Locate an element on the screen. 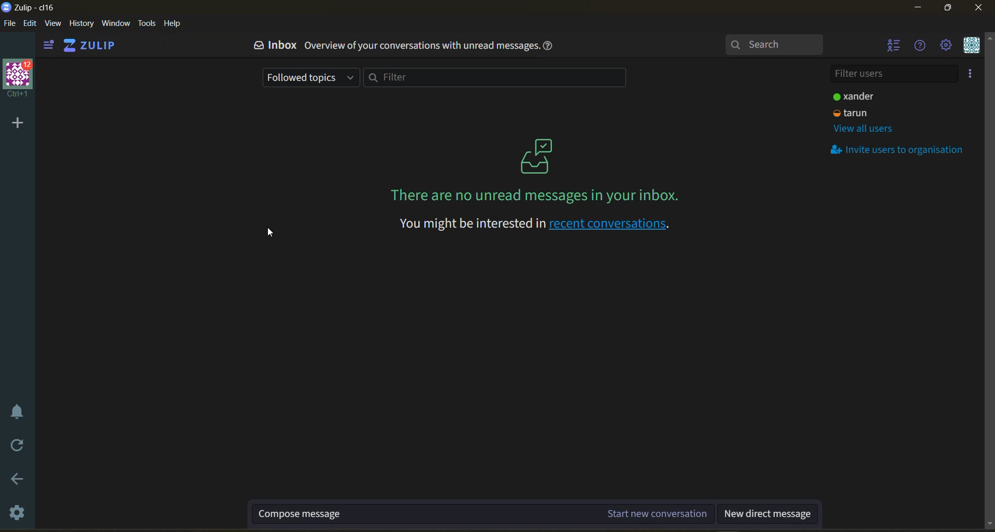 The height and width of the screenshot is (532, 995). followed topics is located at coordinates (311, 76).